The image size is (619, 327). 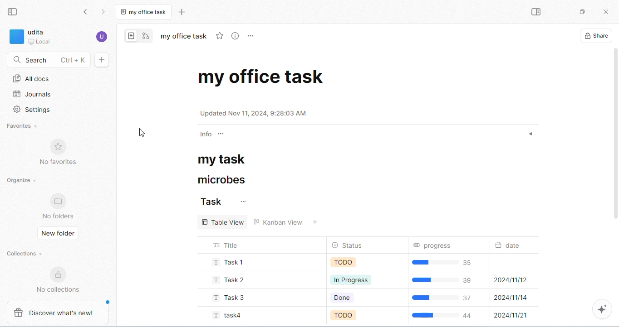 What do you see at coordinates (222, 135) in the screenshot?
I see `customize property` at bounding box center [222, 135].